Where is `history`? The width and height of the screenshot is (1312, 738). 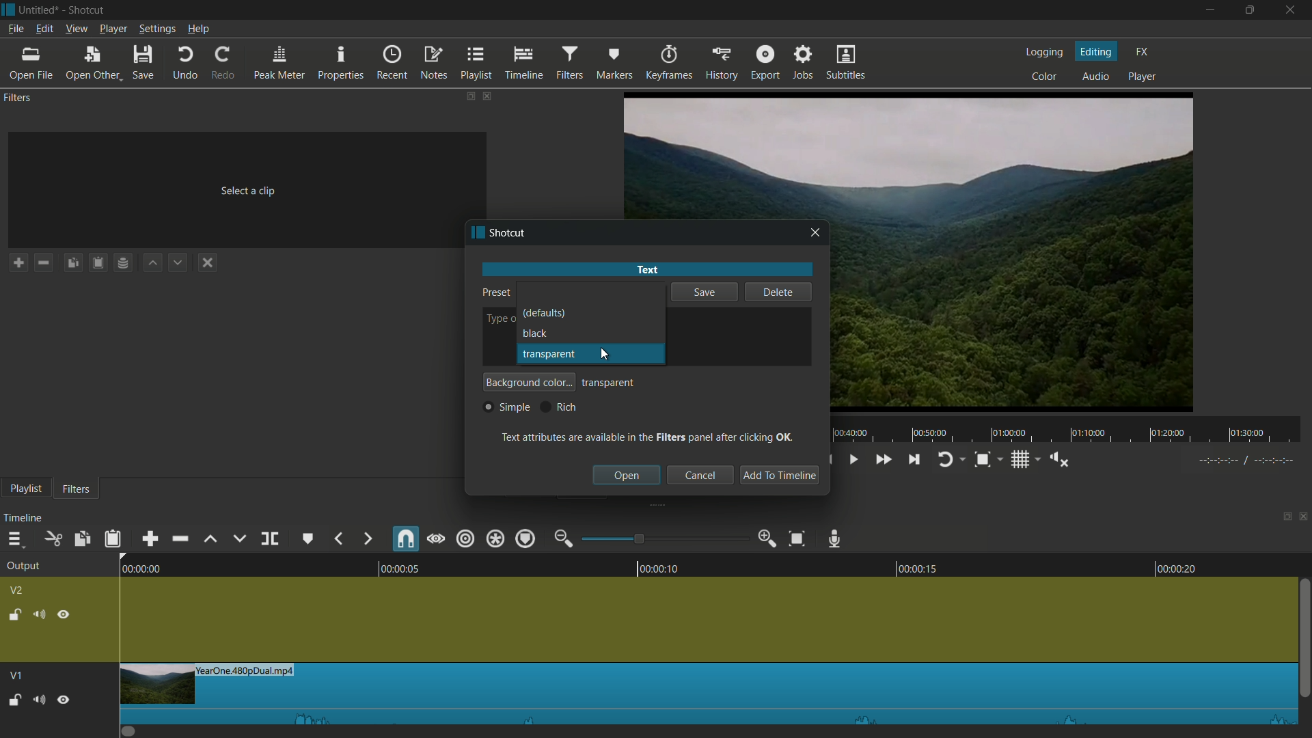
history is located at coordinates (721, 64).